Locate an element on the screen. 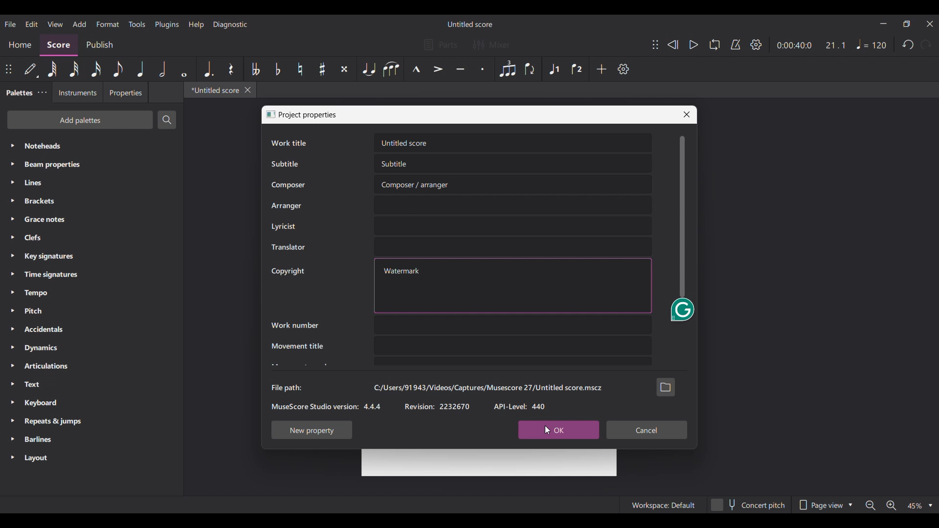  Keyboard is located at coordinates (92, 403).